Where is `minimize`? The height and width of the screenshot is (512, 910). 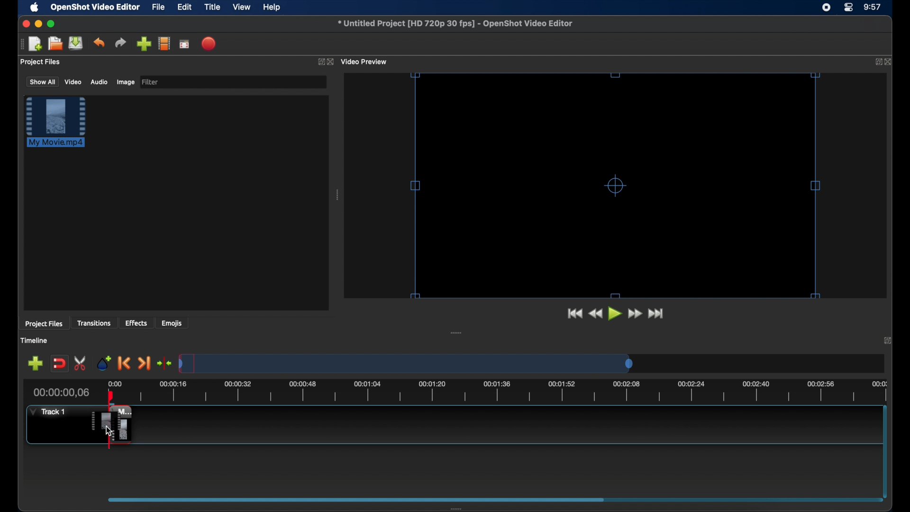 minimize is located at coordinates (38, 24).